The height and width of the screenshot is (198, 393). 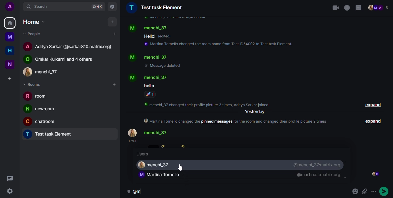 I want to click on user, so click(x=156, y=165).